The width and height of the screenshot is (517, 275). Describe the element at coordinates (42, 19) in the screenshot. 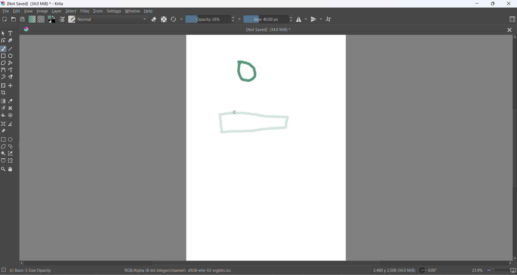

I see `fill patterns` at that location.